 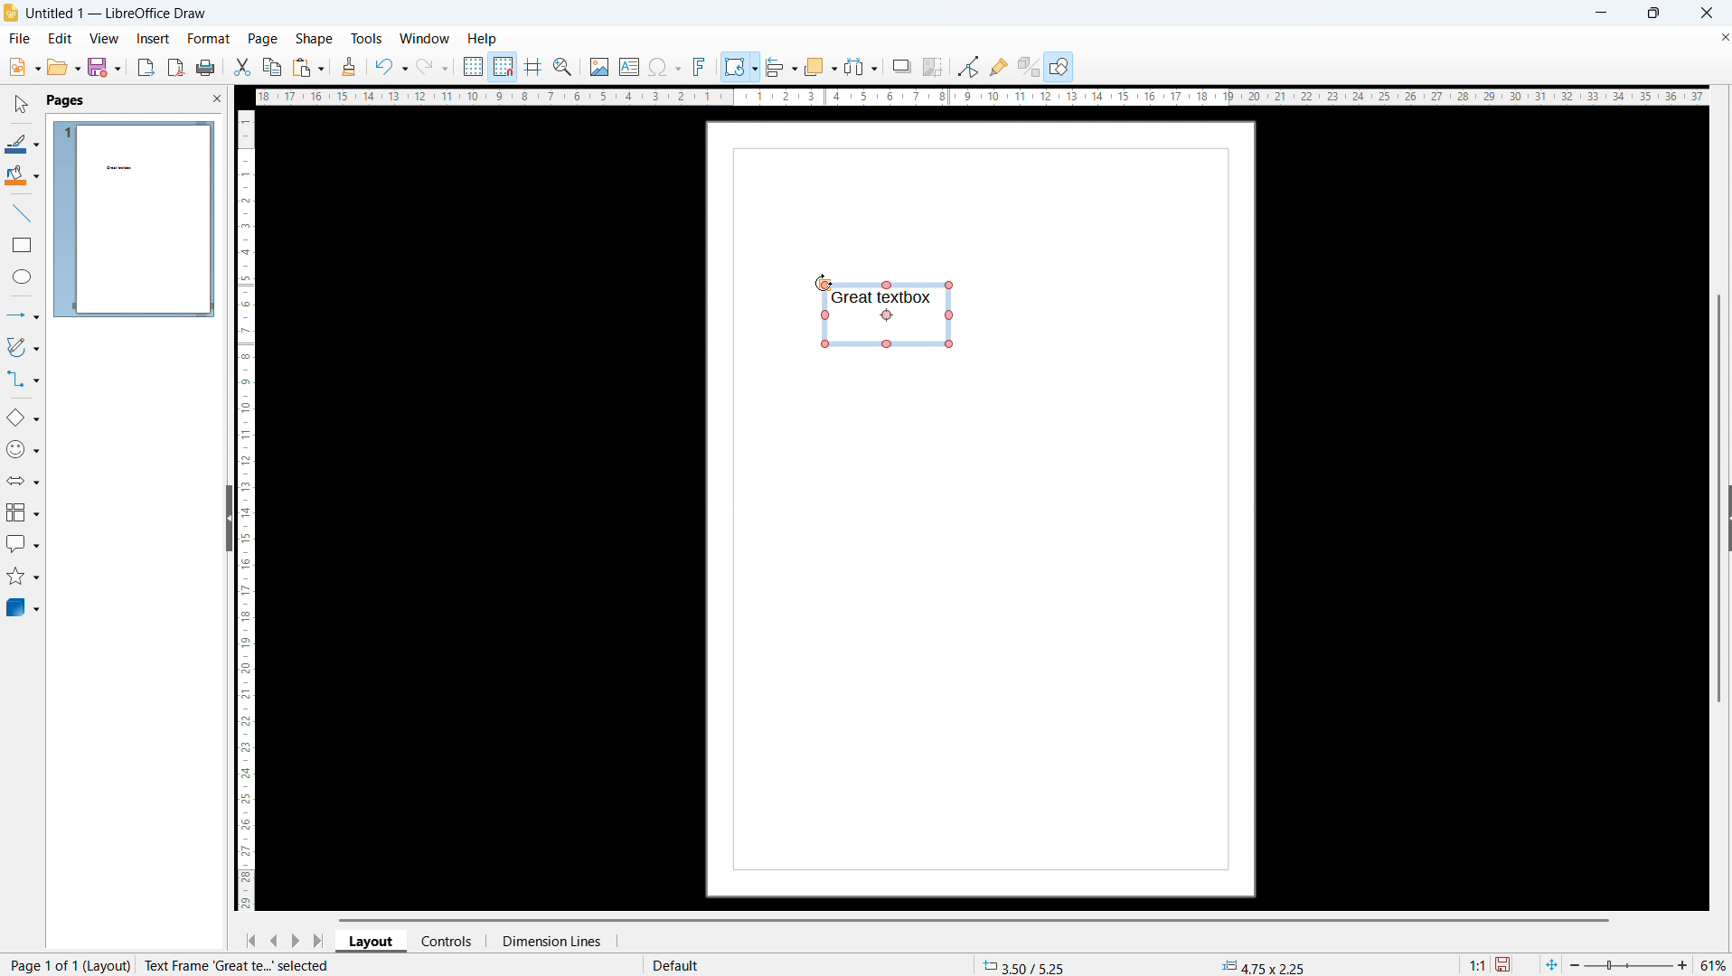 I want to click on snap to grid, so click(x=504, y=66).